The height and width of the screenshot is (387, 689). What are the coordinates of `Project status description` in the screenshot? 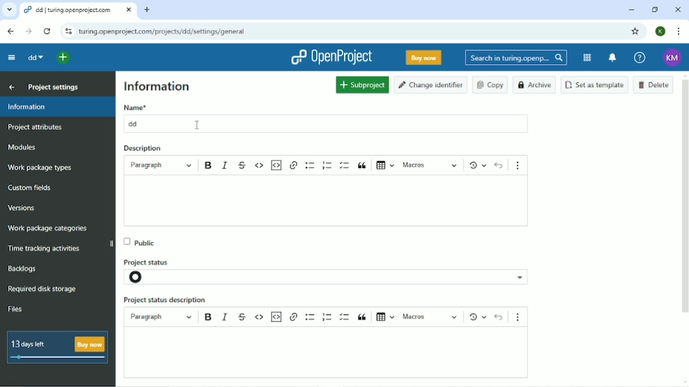 It's located at (166, 300).